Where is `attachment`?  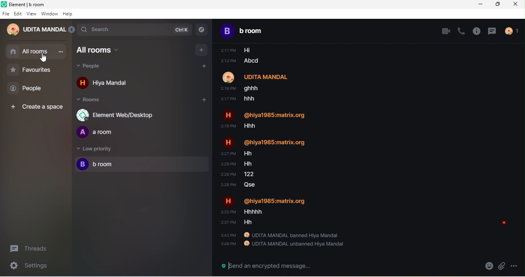 attachment is located at coordinates (502, 266).